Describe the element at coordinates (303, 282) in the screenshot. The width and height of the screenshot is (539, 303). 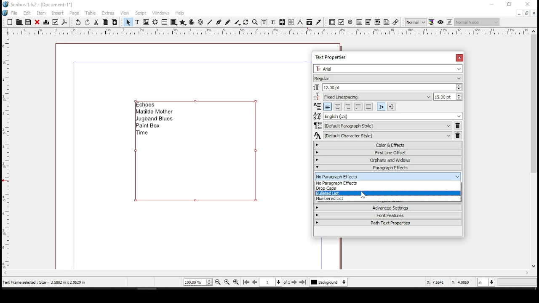
I see `last page` at that location.